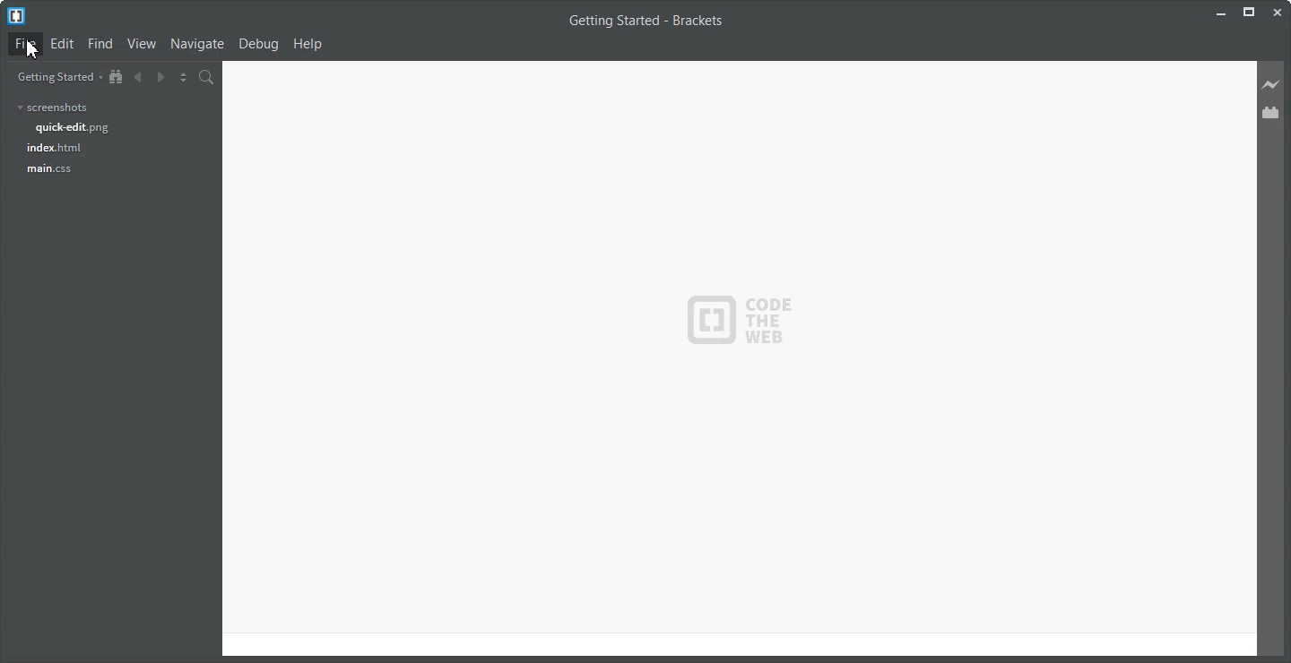 This screenshot has height=663, width=1291. Describe the element at coordinates (1223, 13) in the screenshot. I see `Minimize` at that location.